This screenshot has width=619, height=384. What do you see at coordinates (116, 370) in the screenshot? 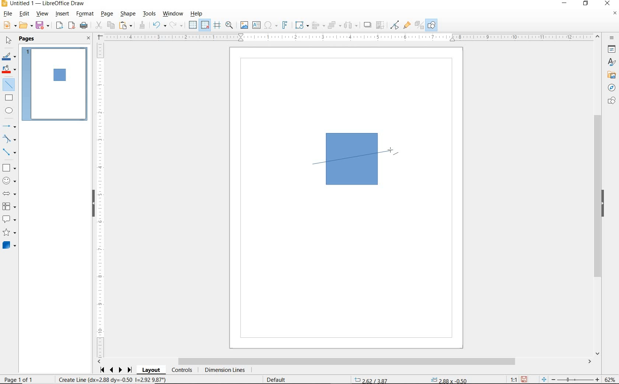
I see `SCROLL NEXT` at bounding box center [116, 370].